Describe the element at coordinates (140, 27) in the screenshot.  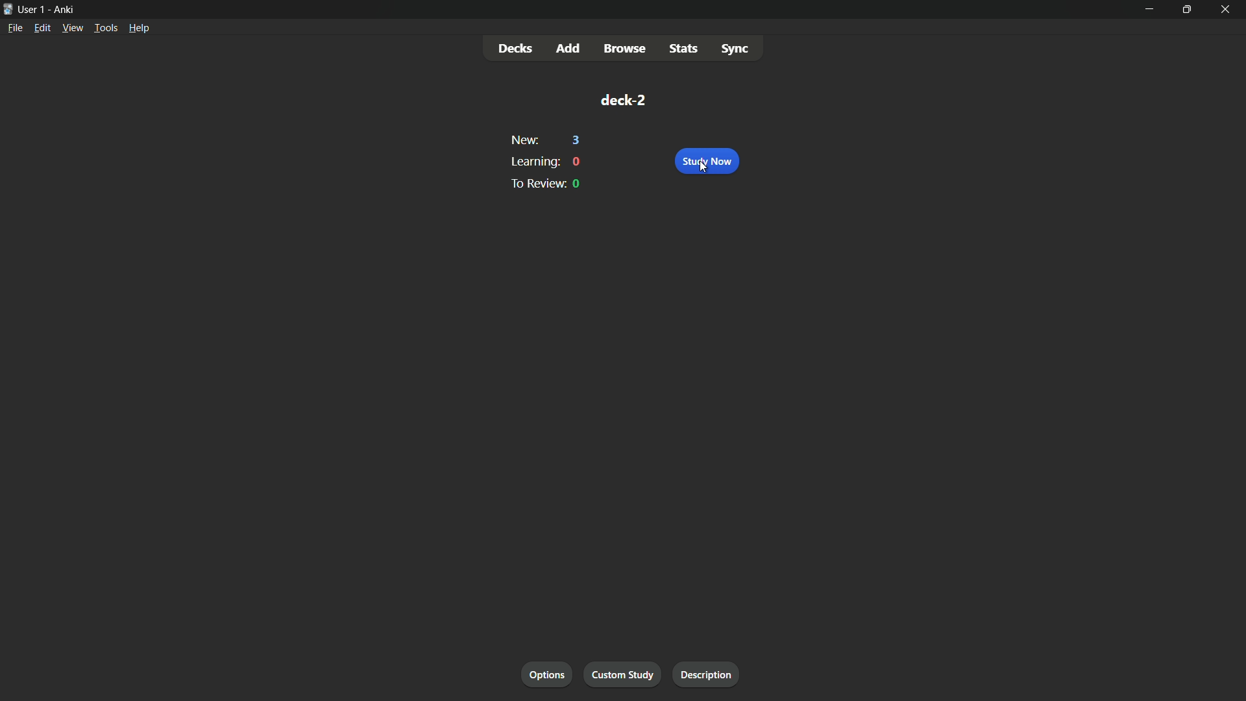
I see `help menu` at that location.